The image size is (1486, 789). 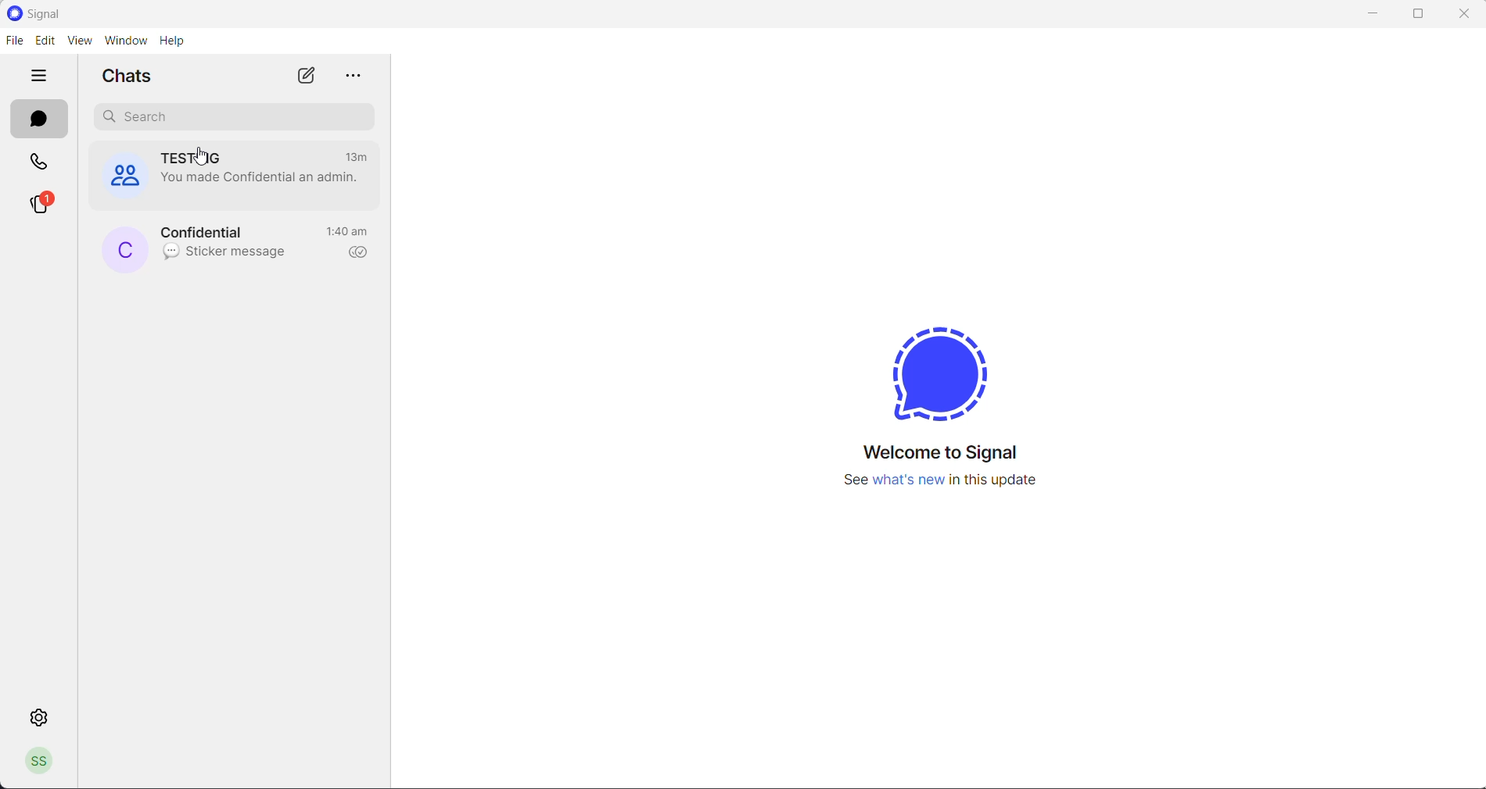 I want to click on hide tabs, so click(x=40, y=76).